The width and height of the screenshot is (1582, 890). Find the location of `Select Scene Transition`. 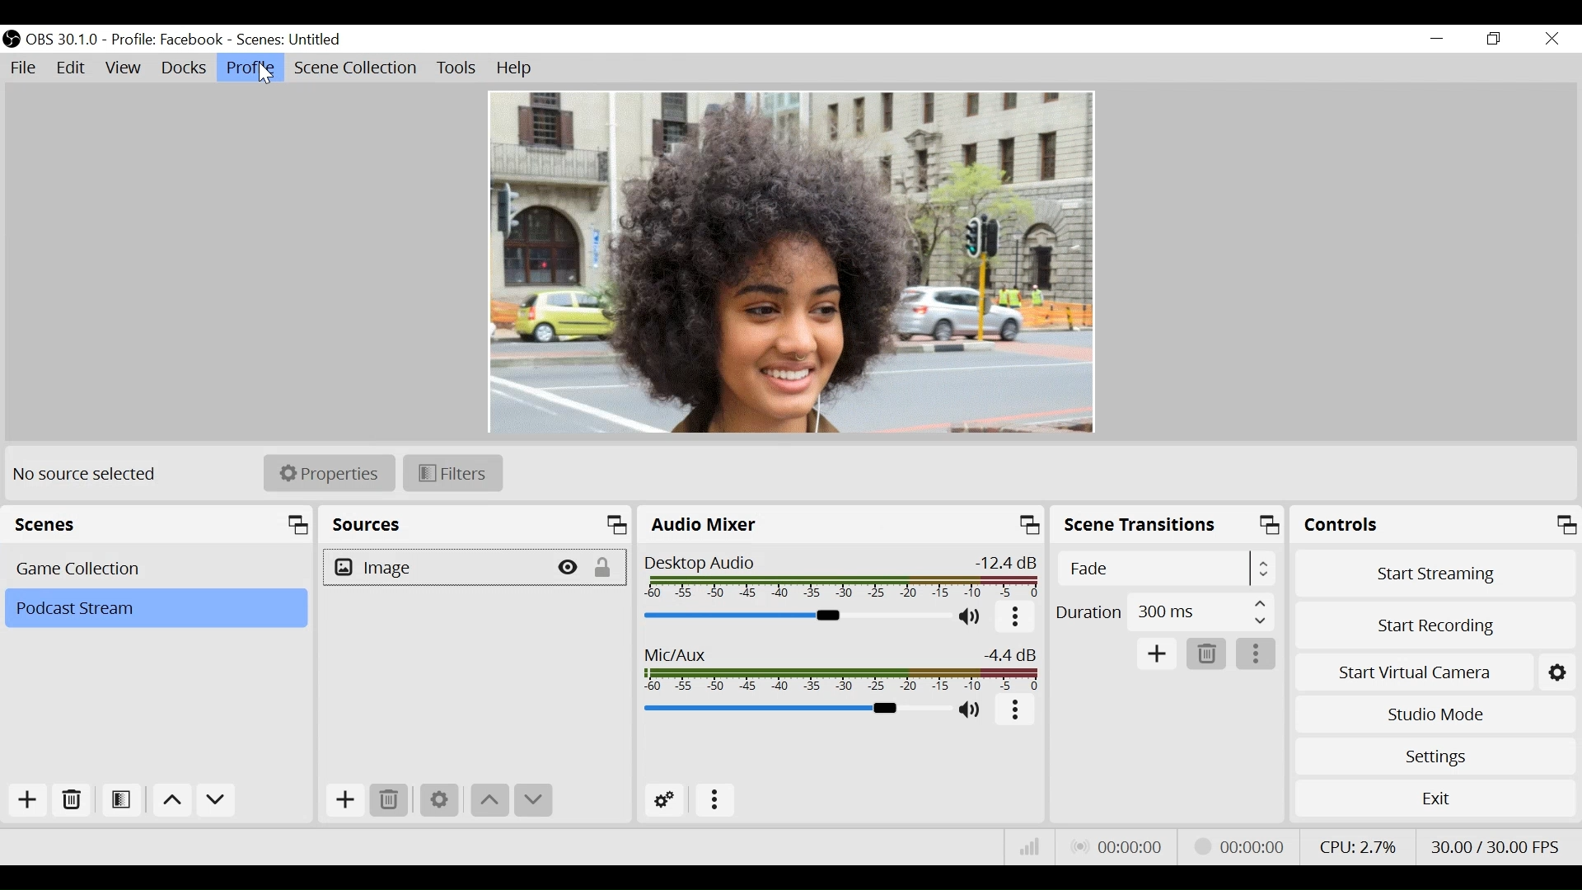

Select Scene Transition is located at coordinates (1166, 570).